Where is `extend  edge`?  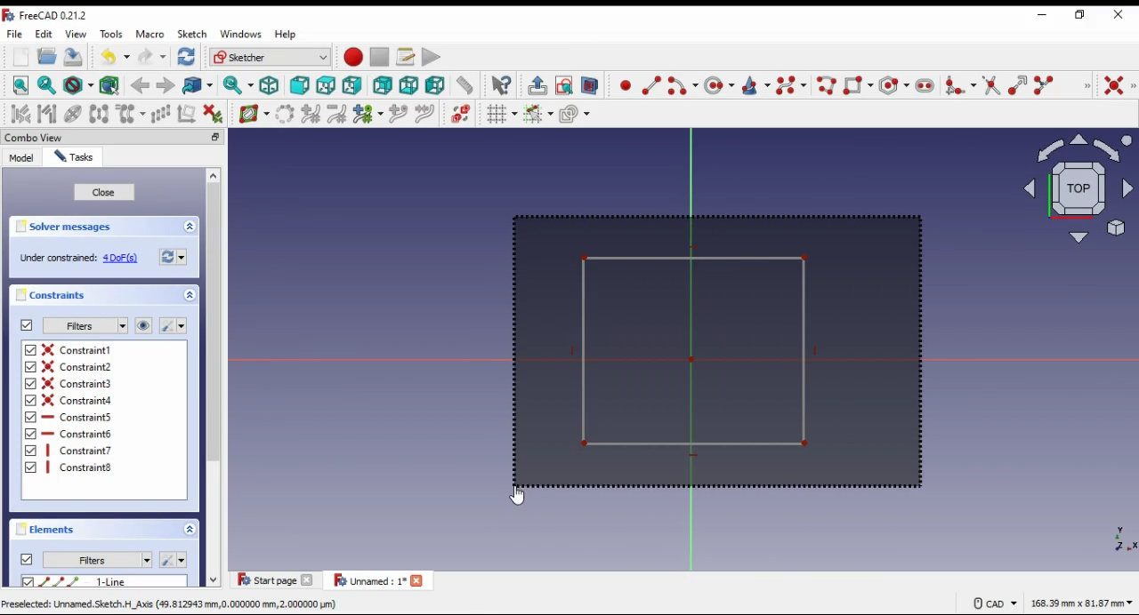
extend  edge is located at coordinates (1017, 84).